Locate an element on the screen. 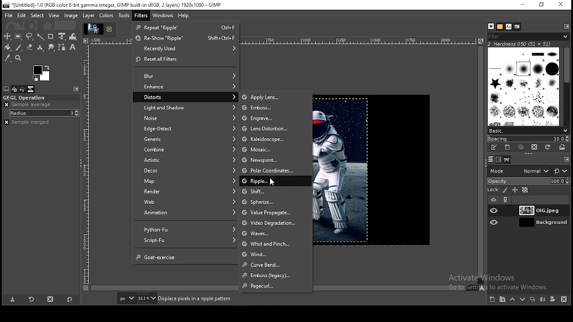  elect is located at coordinates (37, 15).